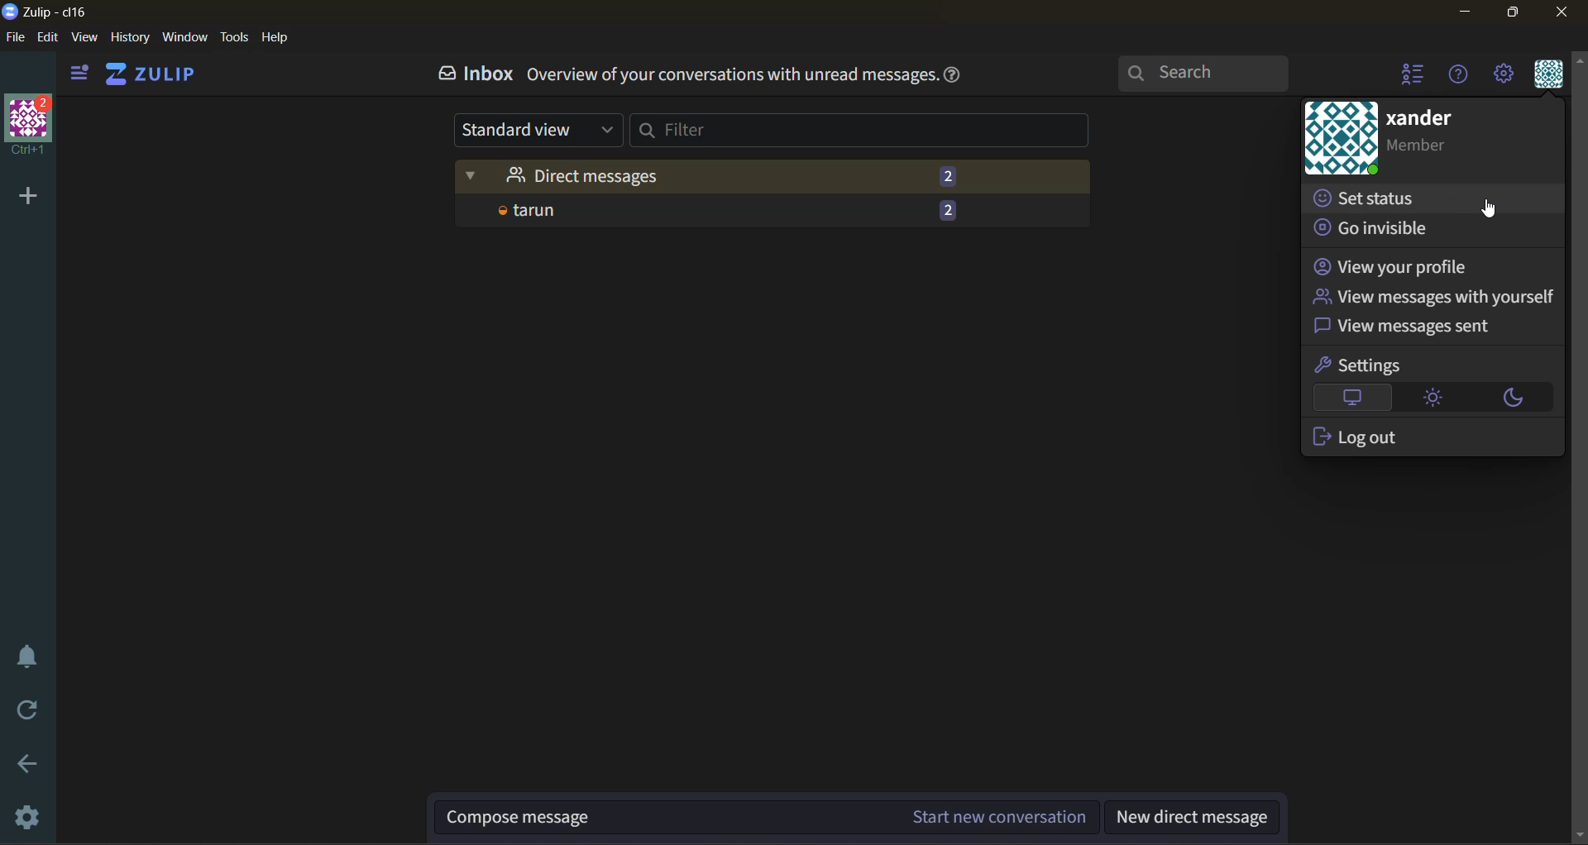 Image resolution: width=1588 pixels, height=845 pixels. What do you see at coordinates (52, 38) in the screenshot?
I see `edit` at bounding box center [52, 38].